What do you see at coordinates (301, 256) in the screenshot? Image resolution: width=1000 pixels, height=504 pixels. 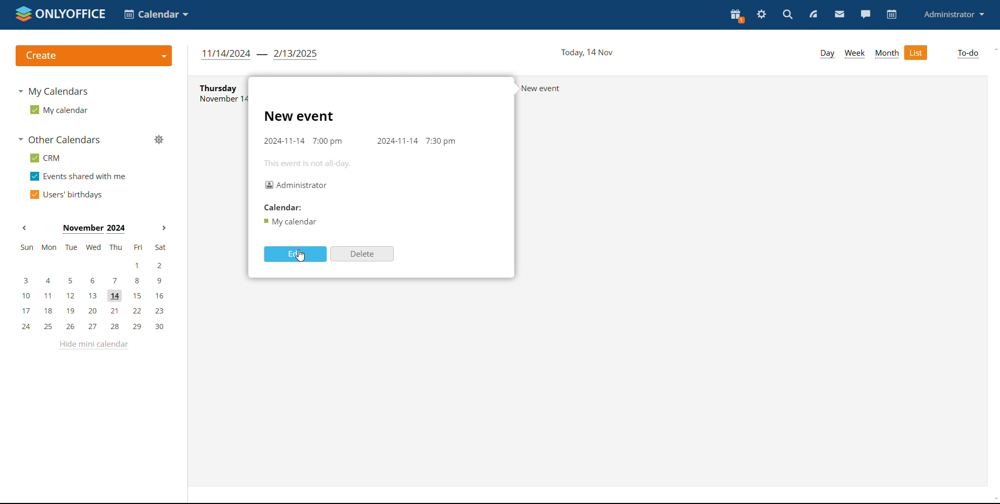 I see `cursor` at bounding box center [301, 256].